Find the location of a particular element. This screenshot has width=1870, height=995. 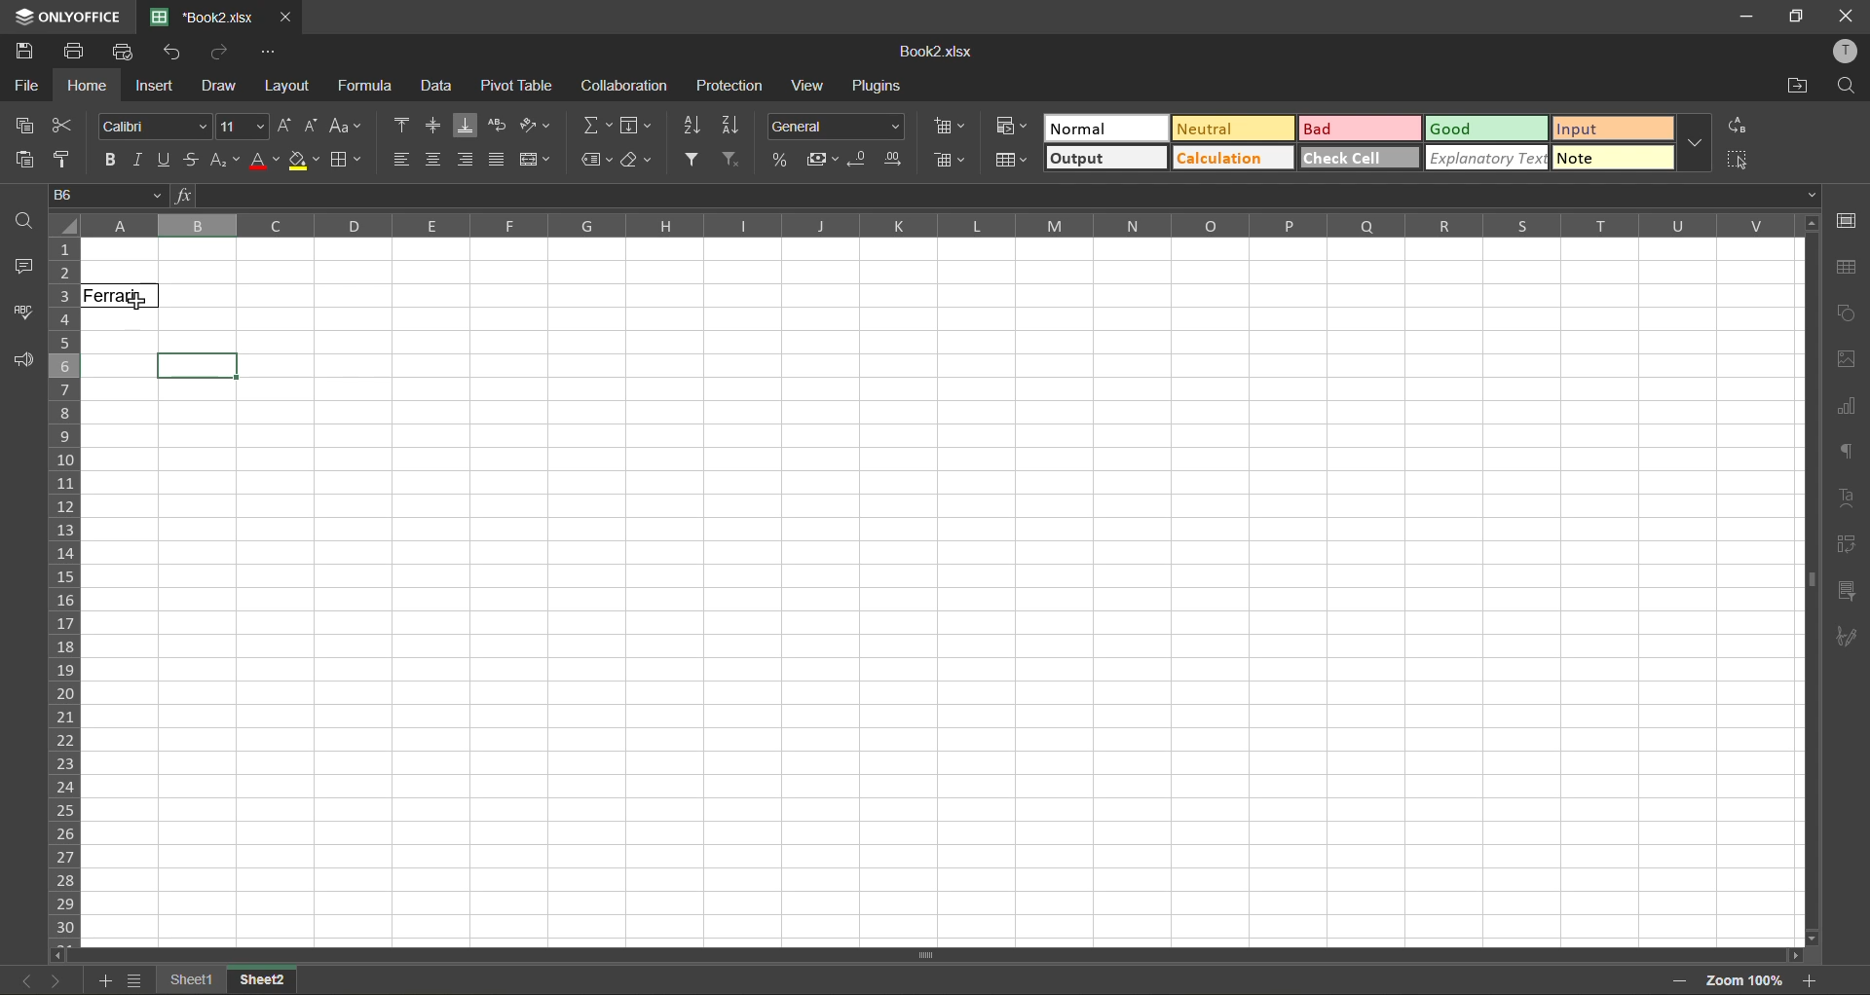

named ranges is located at coordinates (597, 162).